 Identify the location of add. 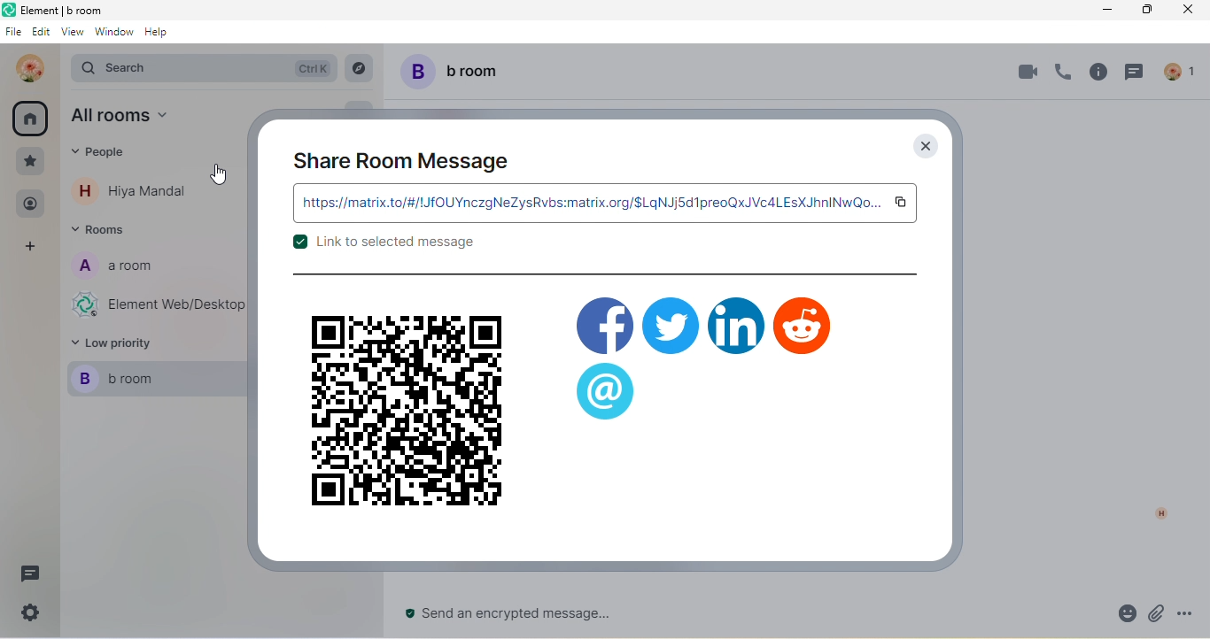
(33, 248).